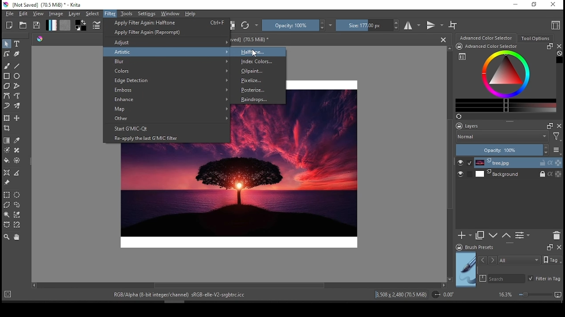 The width and height of the screenshot is (565, 317). What do you see at coordinates (259, 61) in the screenshot?
I see `index colors` at bounding box center [259, 61].